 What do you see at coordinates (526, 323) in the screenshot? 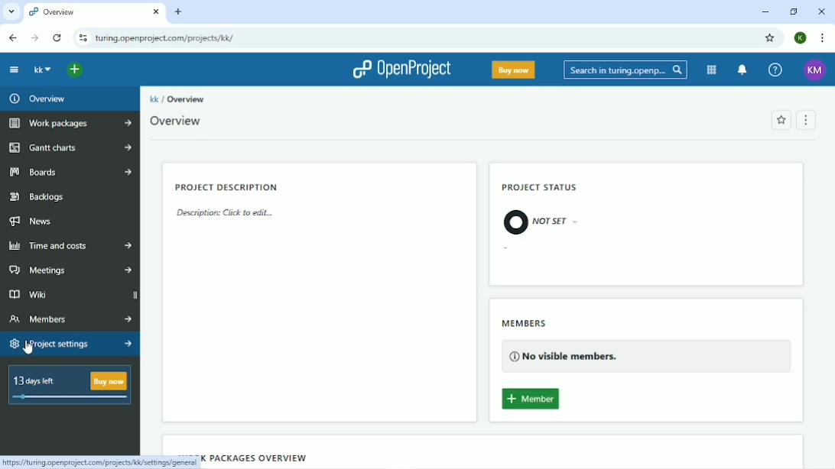
I see `MEMBERS` at bounding box center [526, 323].